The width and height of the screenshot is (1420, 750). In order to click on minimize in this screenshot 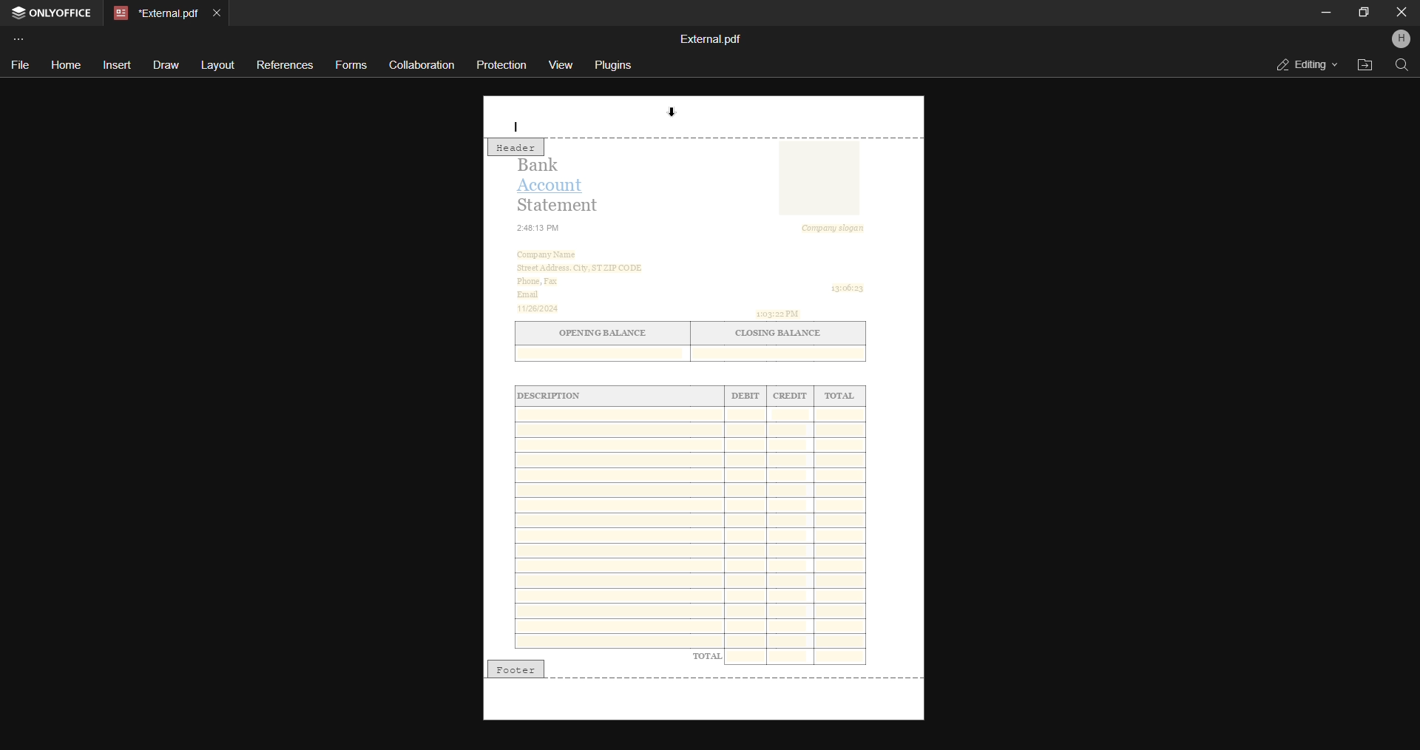, I will do `click(1325, 13)`.